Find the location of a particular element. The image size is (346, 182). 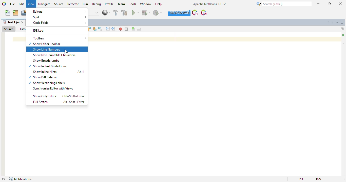

web browser is located at coordinates (106, 13).